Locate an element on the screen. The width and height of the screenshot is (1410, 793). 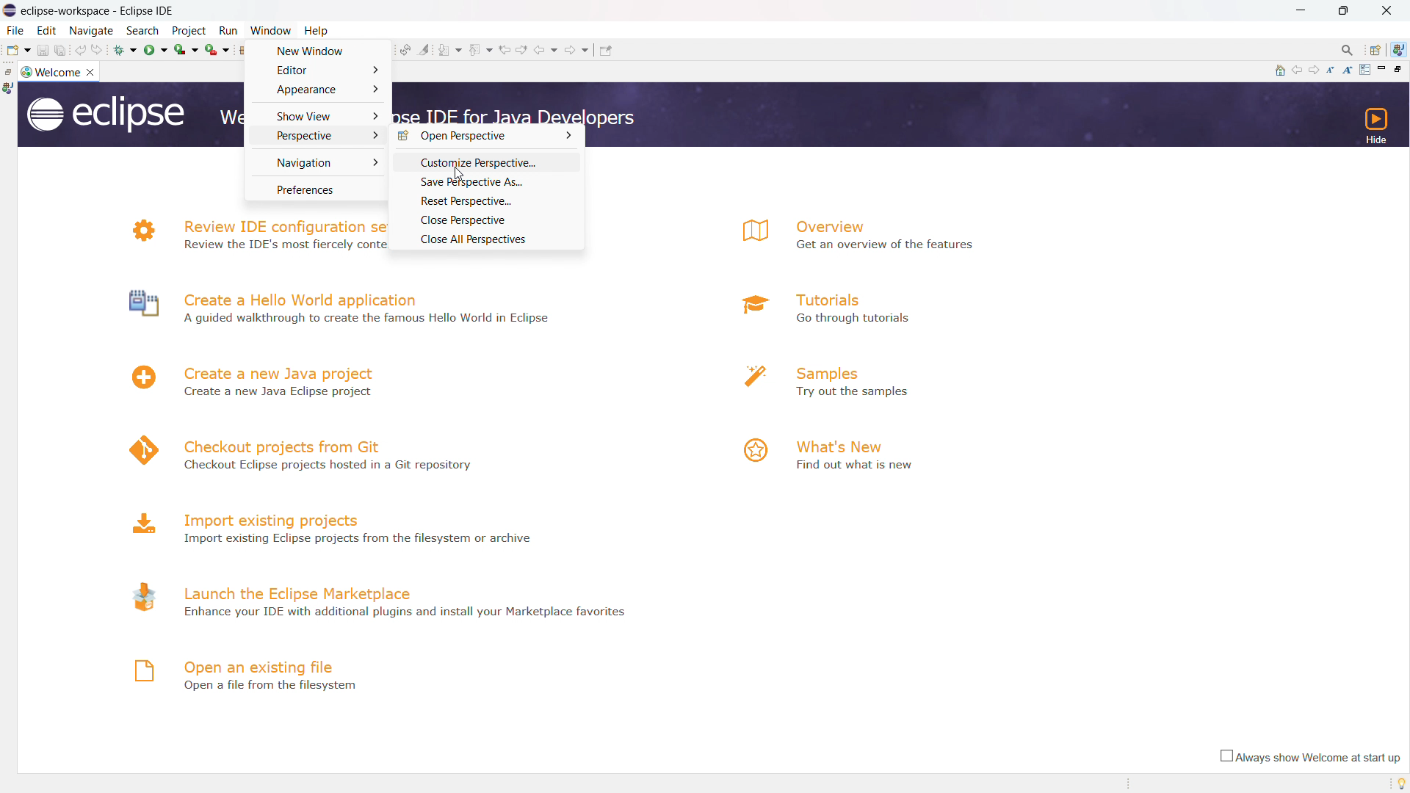
previous annotation is located at coordinates (479, 50).